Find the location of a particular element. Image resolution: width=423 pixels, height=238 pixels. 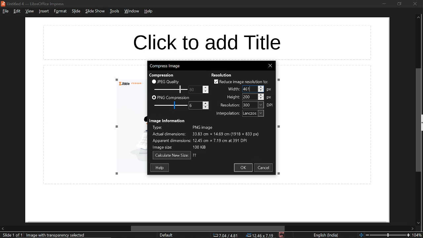

change PNG compression is located at coordinates (192, 105).